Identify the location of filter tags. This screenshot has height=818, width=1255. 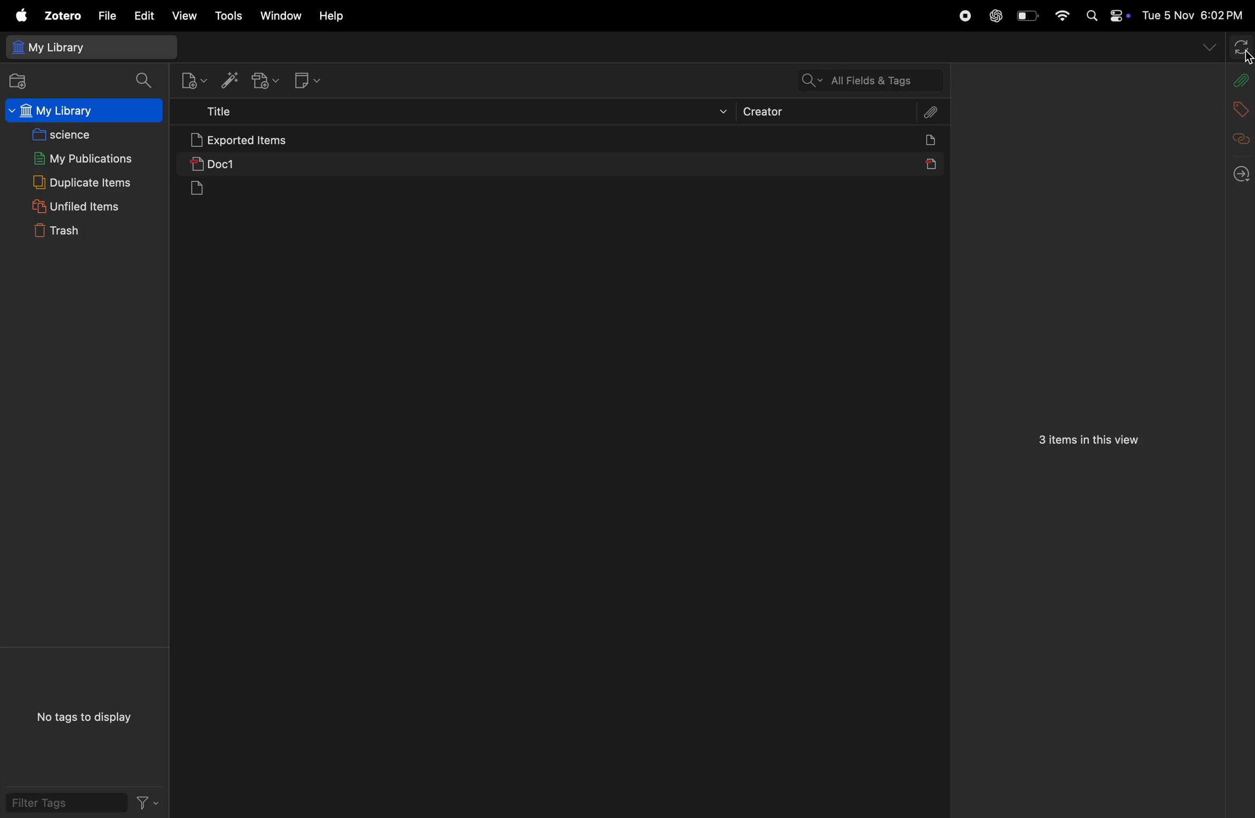
(60, 806).